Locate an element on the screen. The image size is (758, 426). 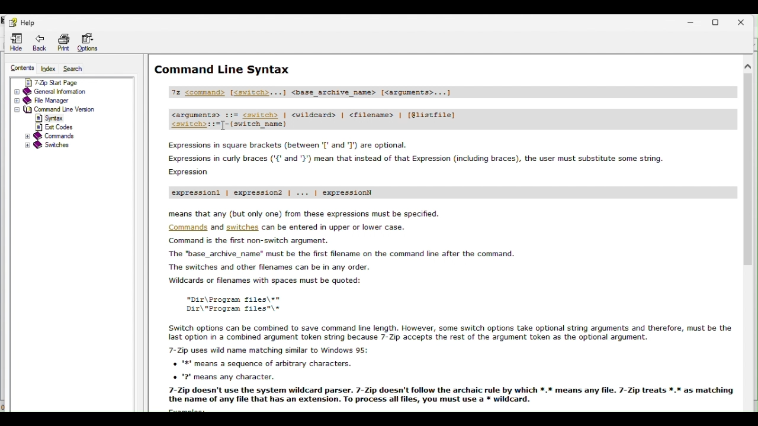
help page guide text is located at coordinates (423, 180).